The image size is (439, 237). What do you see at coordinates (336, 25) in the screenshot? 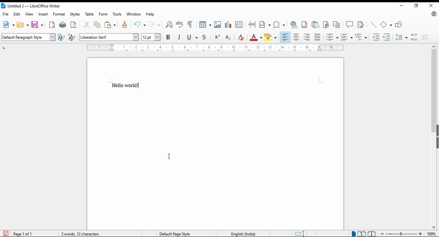
I see `insert cross-refrence` at bounding box center [336, 25].